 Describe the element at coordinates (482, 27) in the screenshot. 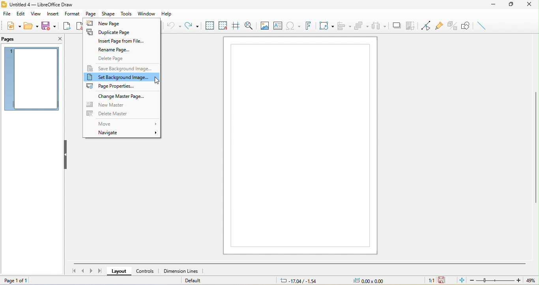

I see `insert line` at that location.